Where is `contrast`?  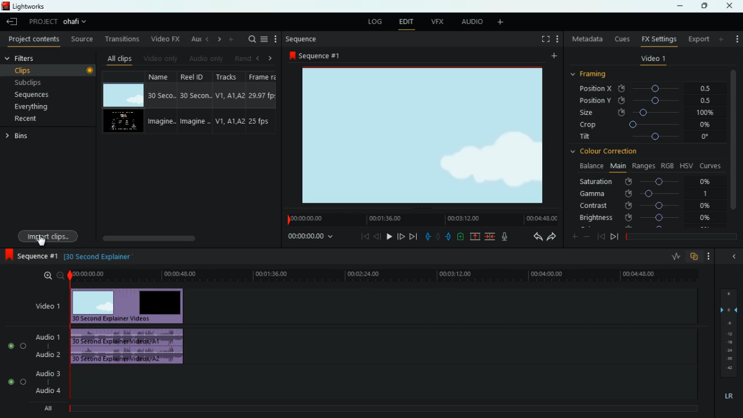
contrast is located at coordinates (644, 206).